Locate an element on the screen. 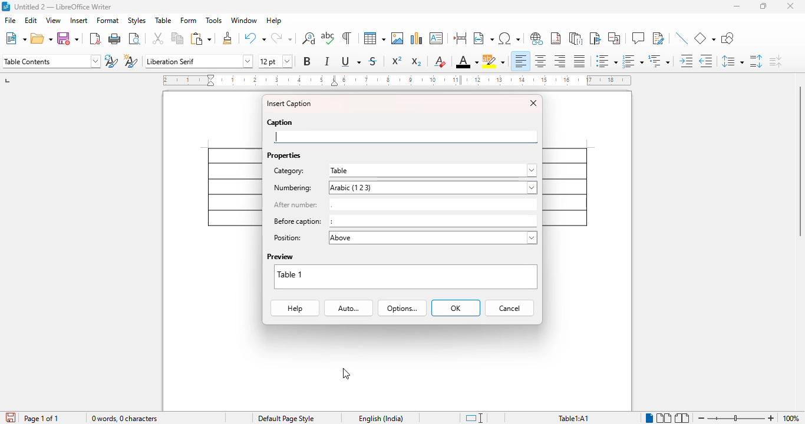 The height and width of the screenshot is (424, 805). close is located at coordinates (534, 103).